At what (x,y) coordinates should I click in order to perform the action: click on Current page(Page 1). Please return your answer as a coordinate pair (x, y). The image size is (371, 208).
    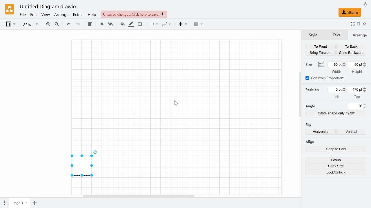
    Looking at the image, I should click on (19, 203).